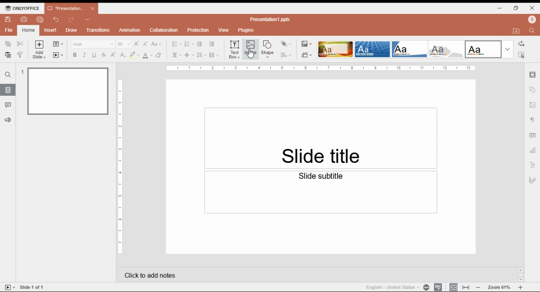  Describe the element at coordinates (113, 54) in the screenshot. I see `superscript` at that location.